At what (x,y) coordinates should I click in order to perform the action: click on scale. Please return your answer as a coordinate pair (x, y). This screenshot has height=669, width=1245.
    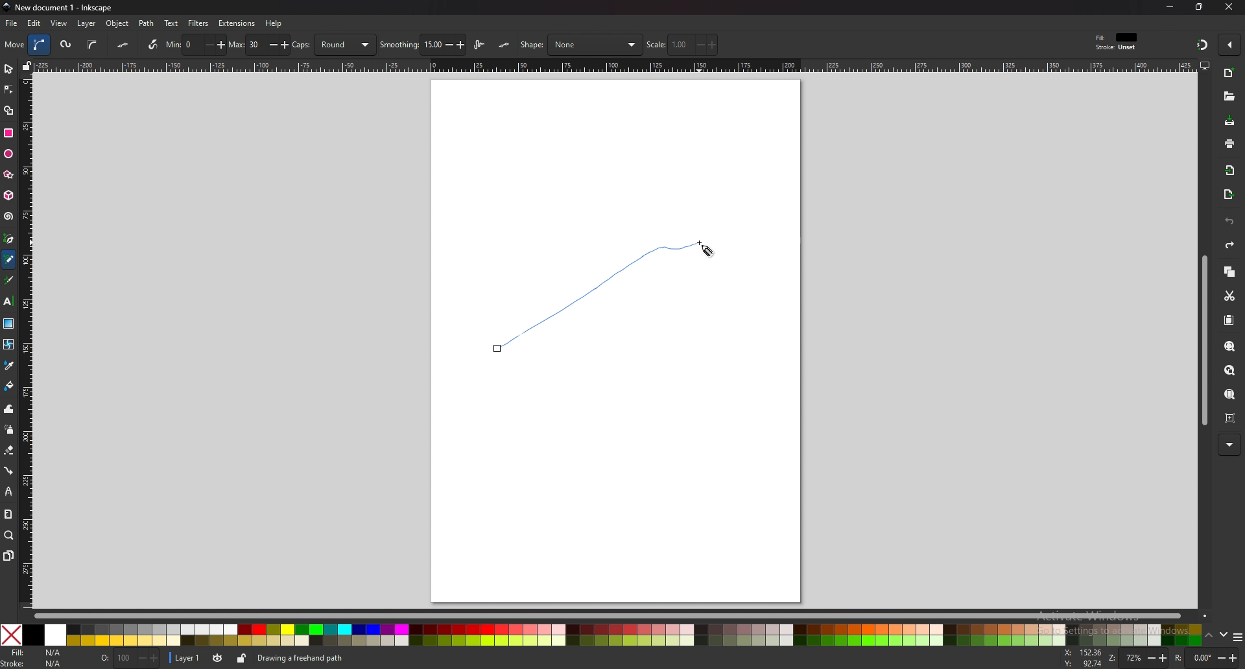
    Looking at the image, I should click on (682, 44).